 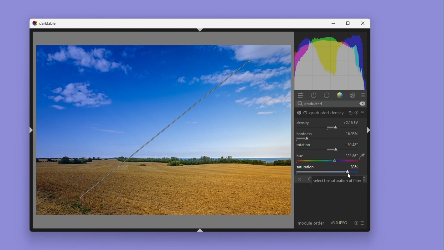 What do you see at coordinates (34, 23) in the screenshot?
I see `darktable logo` at bounding box center [34, 23].